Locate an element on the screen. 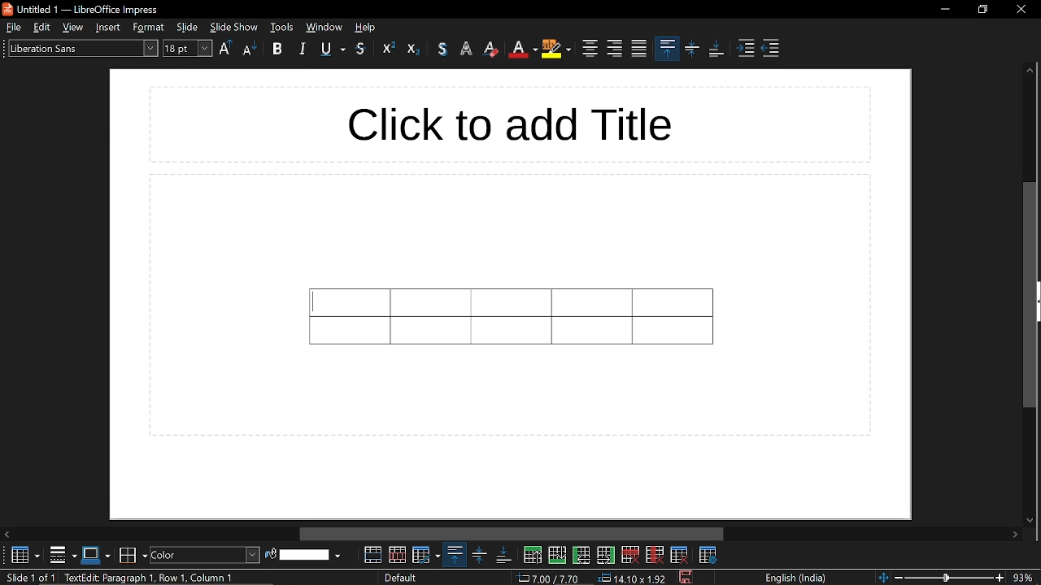  text style is located at coordinates (82, 49).